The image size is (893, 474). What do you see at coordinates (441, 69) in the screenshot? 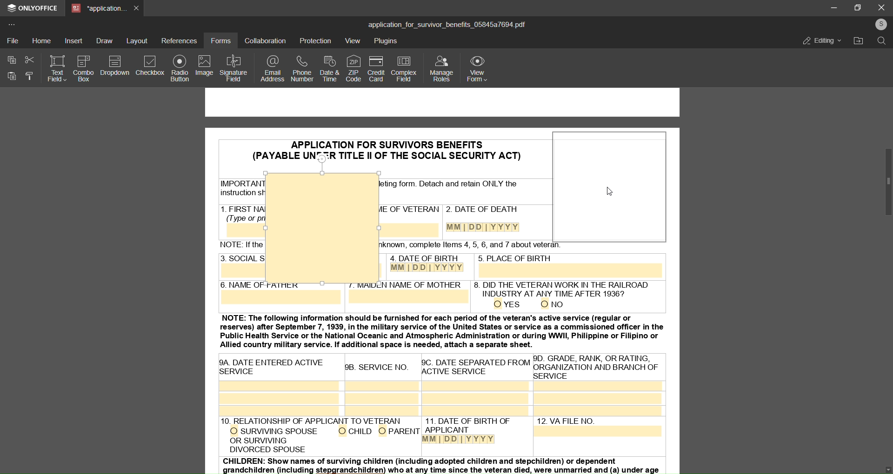
I see `manage roles` at bounding box center [441, 69].